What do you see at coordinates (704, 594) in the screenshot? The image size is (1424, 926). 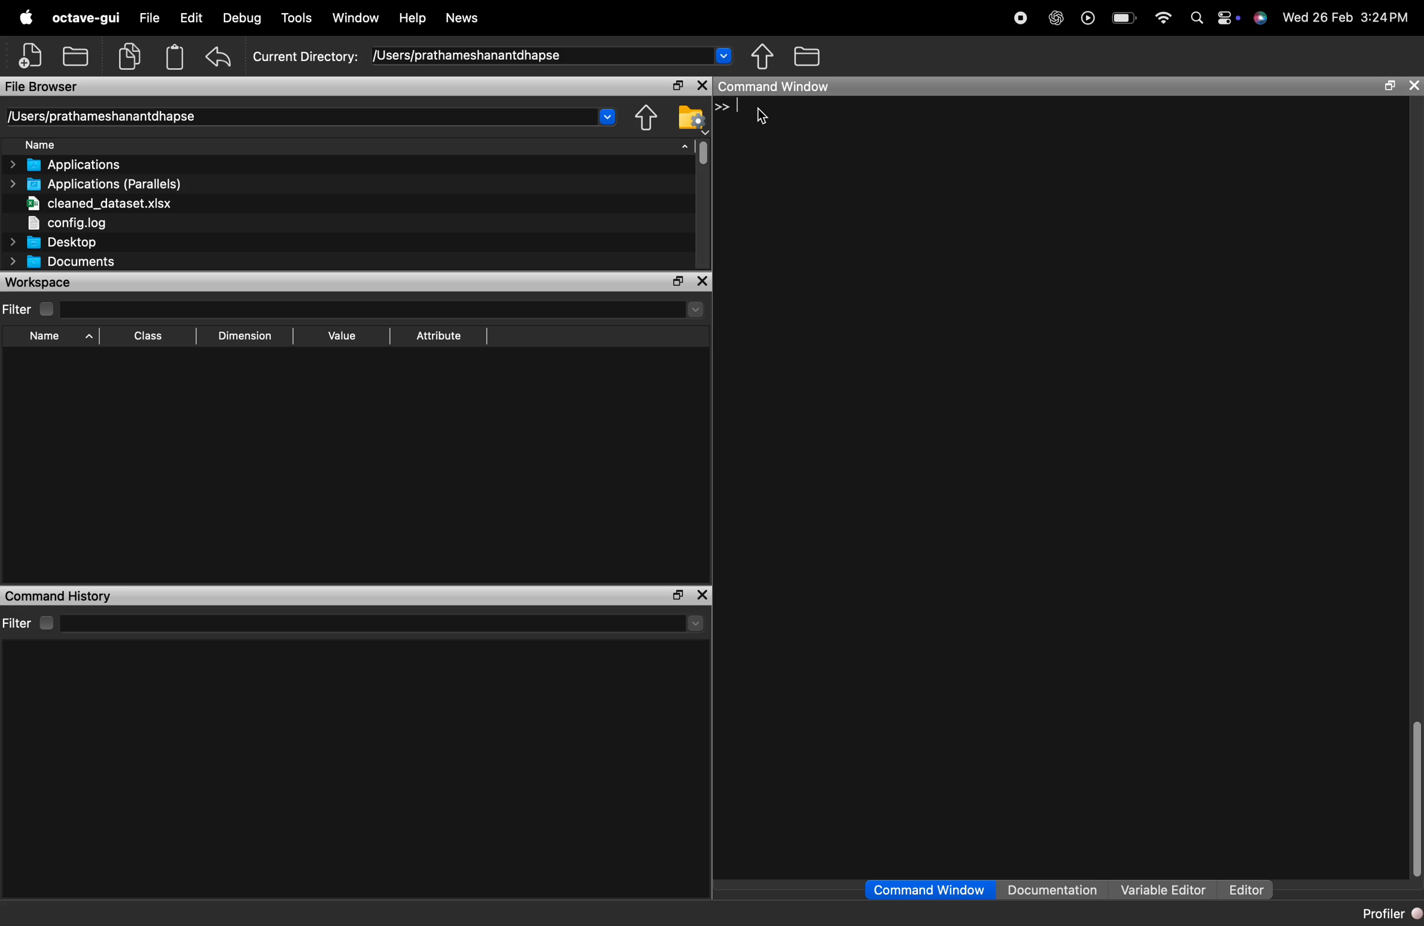 I see `Close` at bounding box center [704, 594].